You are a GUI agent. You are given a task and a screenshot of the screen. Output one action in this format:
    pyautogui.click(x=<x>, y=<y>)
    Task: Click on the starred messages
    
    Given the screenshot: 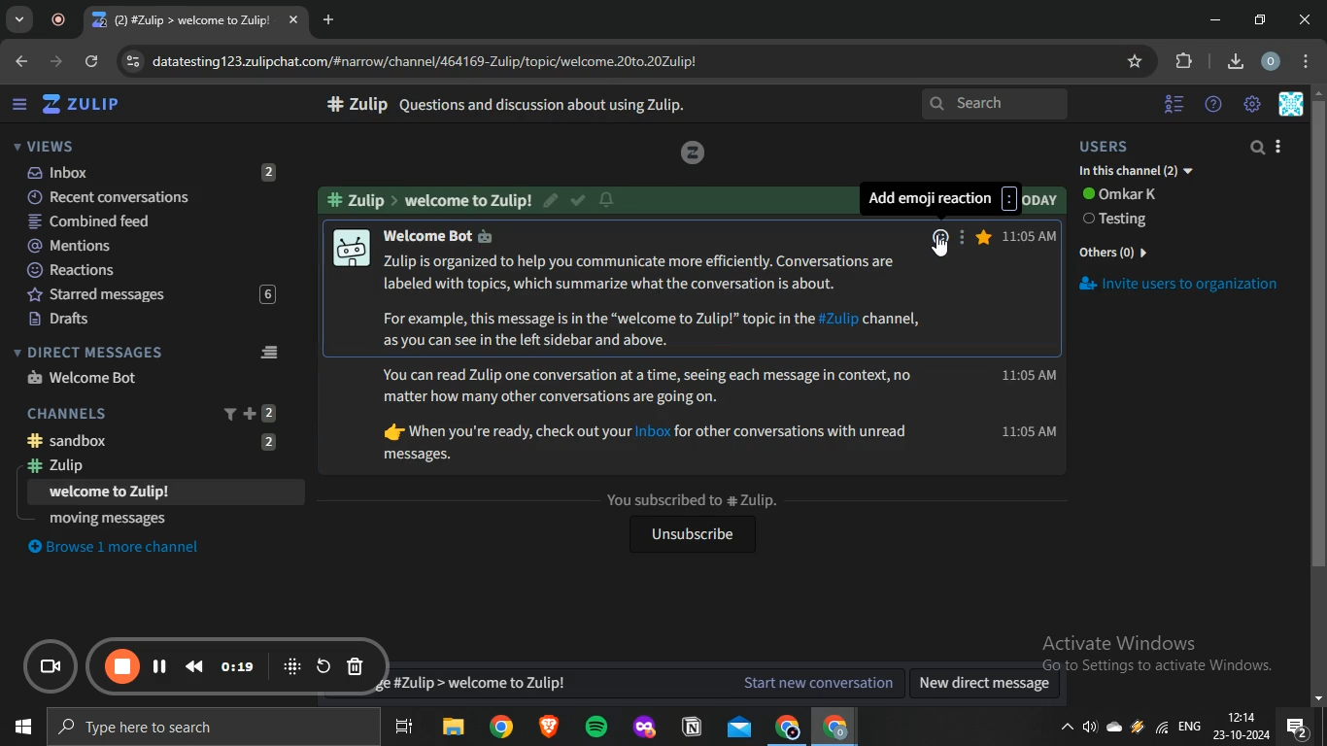 What is the action you would take?
    pyautogui.click(x=984, y=237)
    